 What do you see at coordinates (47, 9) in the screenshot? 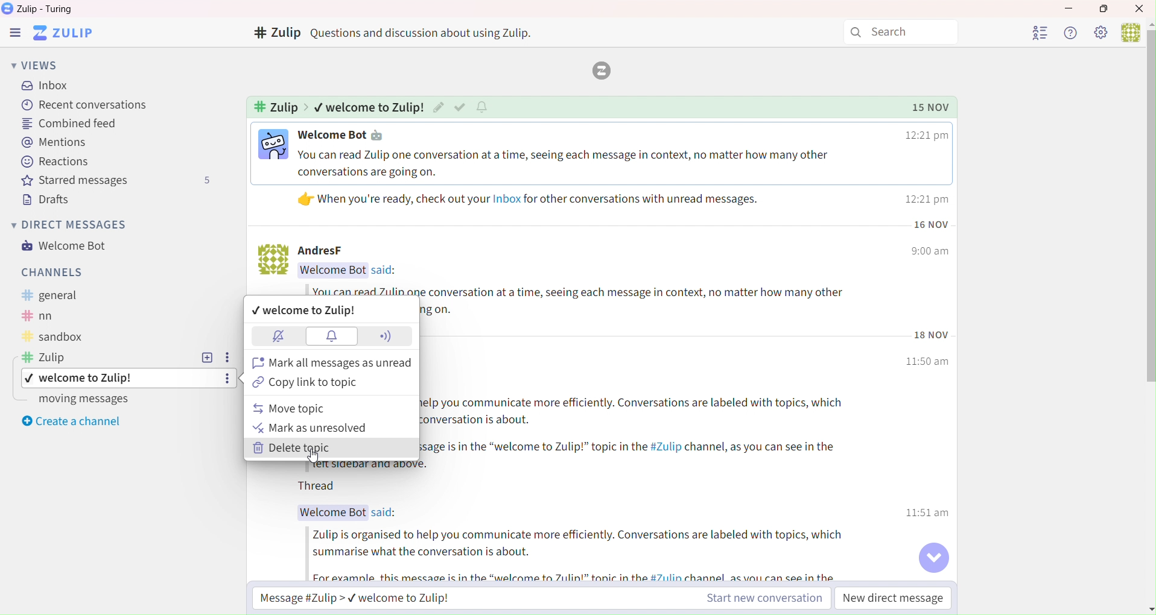
I see `Text` at bounding box center [47, 9].